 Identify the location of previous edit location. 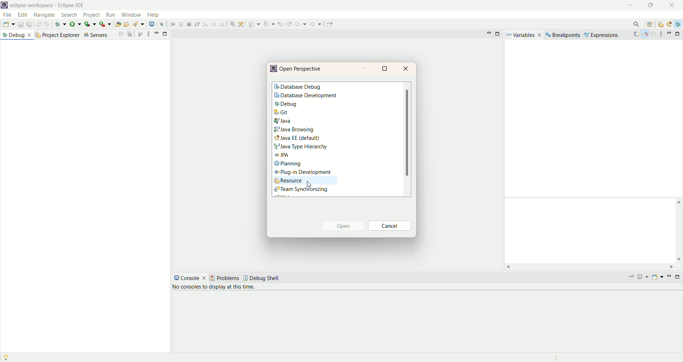
(330, 24).